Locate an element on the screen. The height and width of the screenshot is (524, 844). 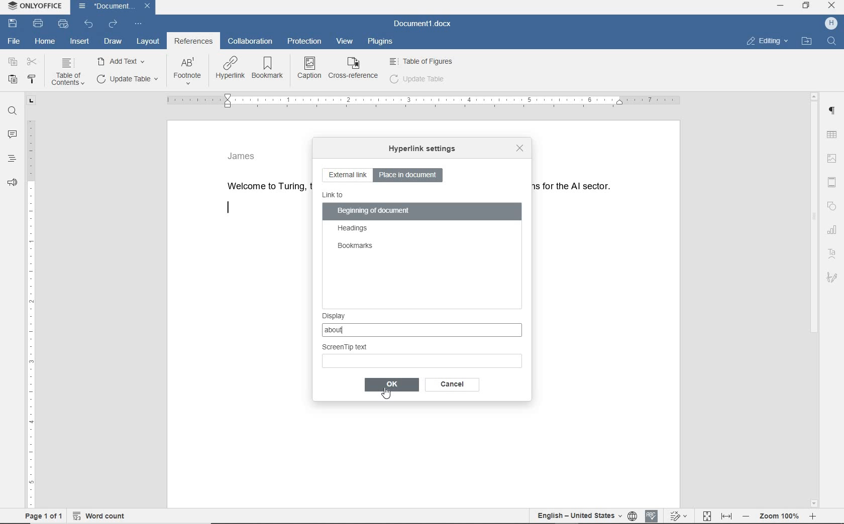
quick print is located at coordinates (62, 24).